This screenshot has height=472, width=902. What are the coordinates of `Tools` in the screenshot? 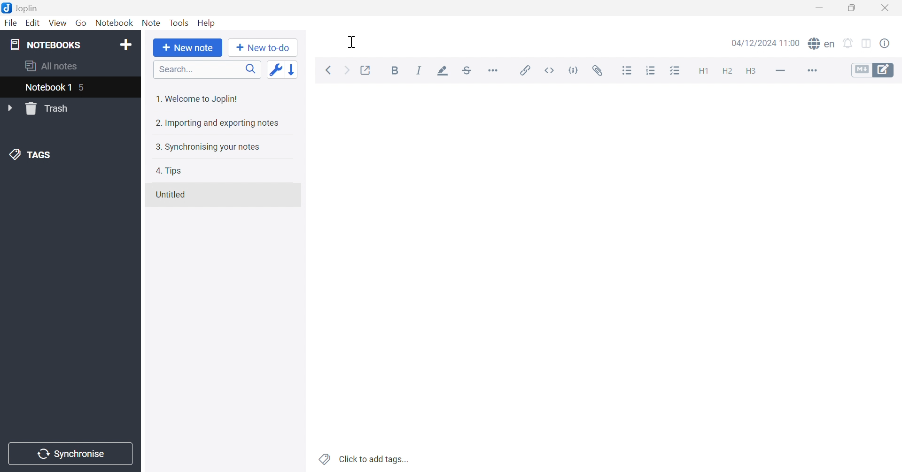 It's located at (180, 22).